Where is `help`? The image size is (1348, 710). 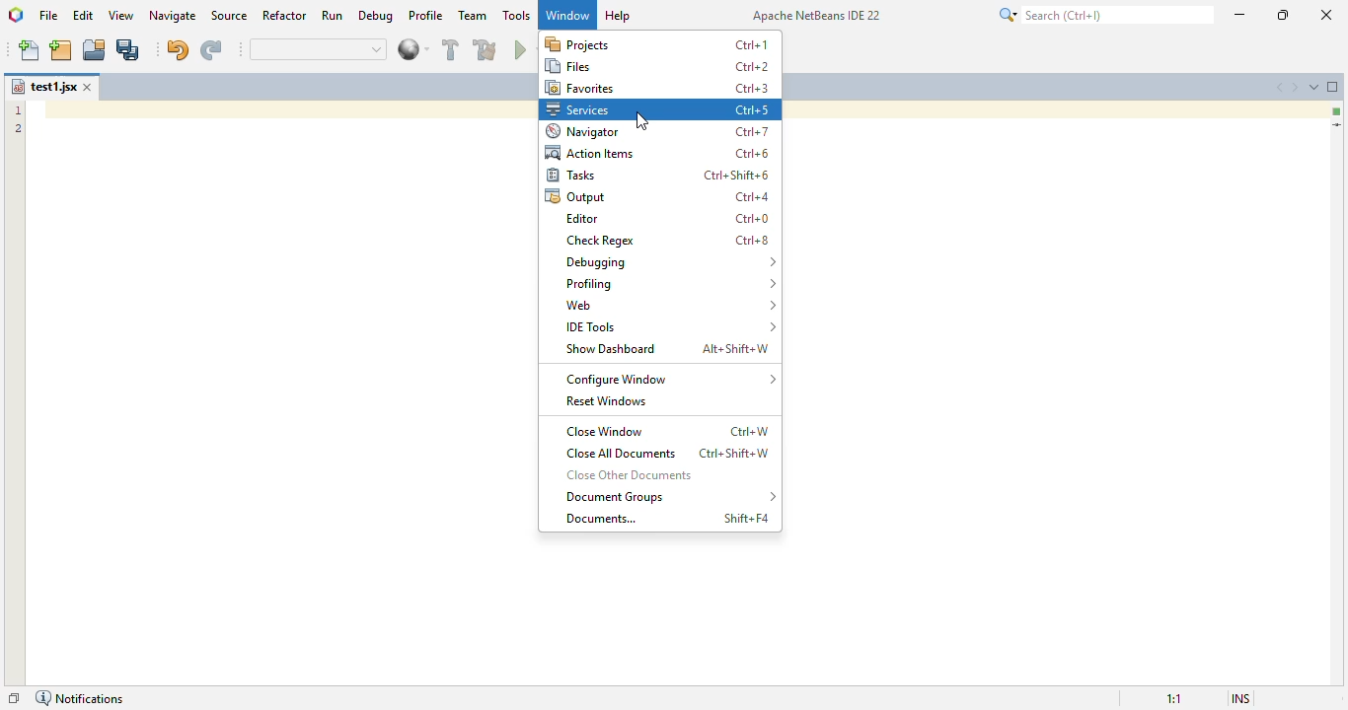
help is located at coordinates (618, 16).